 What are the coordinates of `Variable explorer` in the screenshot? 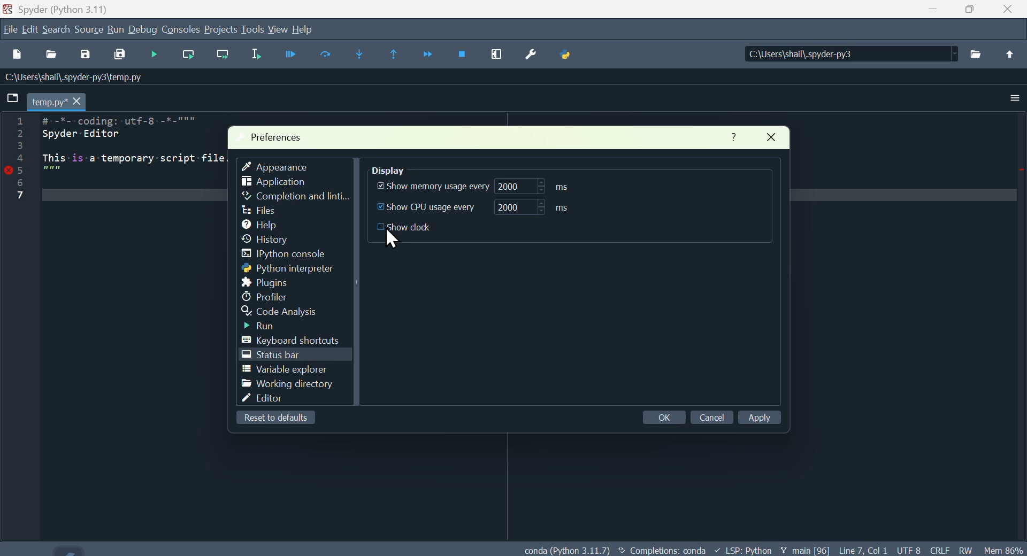 It's located at (286, 370).